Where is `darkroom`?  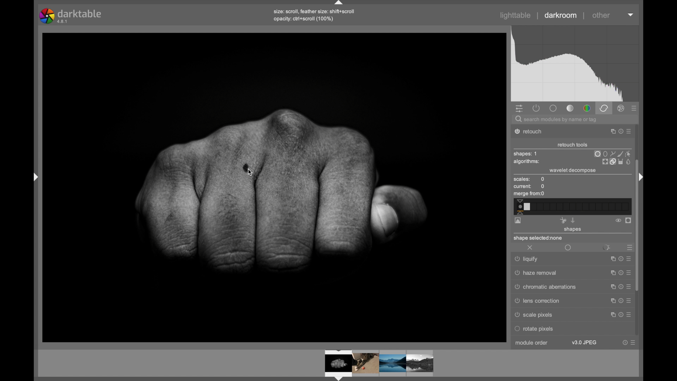 darkroom is located at coordinates (561, 16).